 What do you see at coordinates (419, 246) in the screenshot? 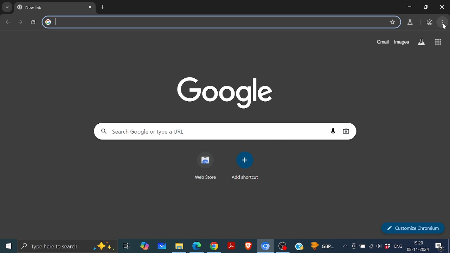
I see `19:20 08-11-2024` at bounding box center [419, 246].